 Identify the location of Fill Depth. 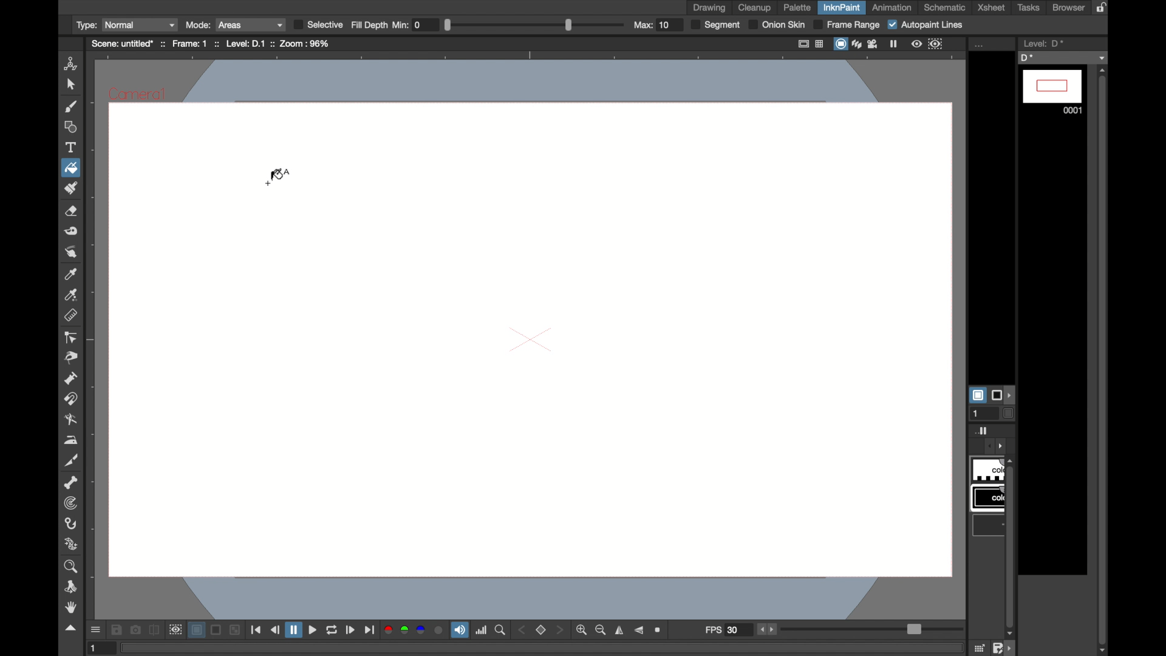
(370, 26).